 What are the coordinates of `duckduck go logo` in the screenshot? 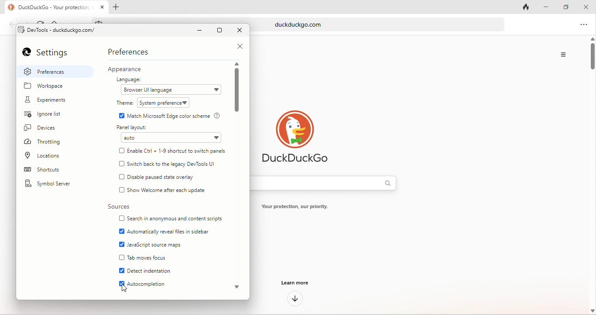 It's located at (8, 7).